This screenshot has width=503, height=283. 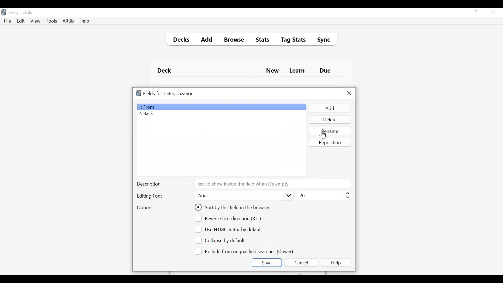 I want to click on Add, so click(x=207, y=40).